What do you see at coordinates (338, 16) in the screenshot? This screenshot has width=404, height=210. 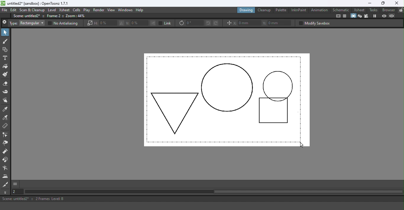 I see `Safe area` at bounding box center [338, 16].